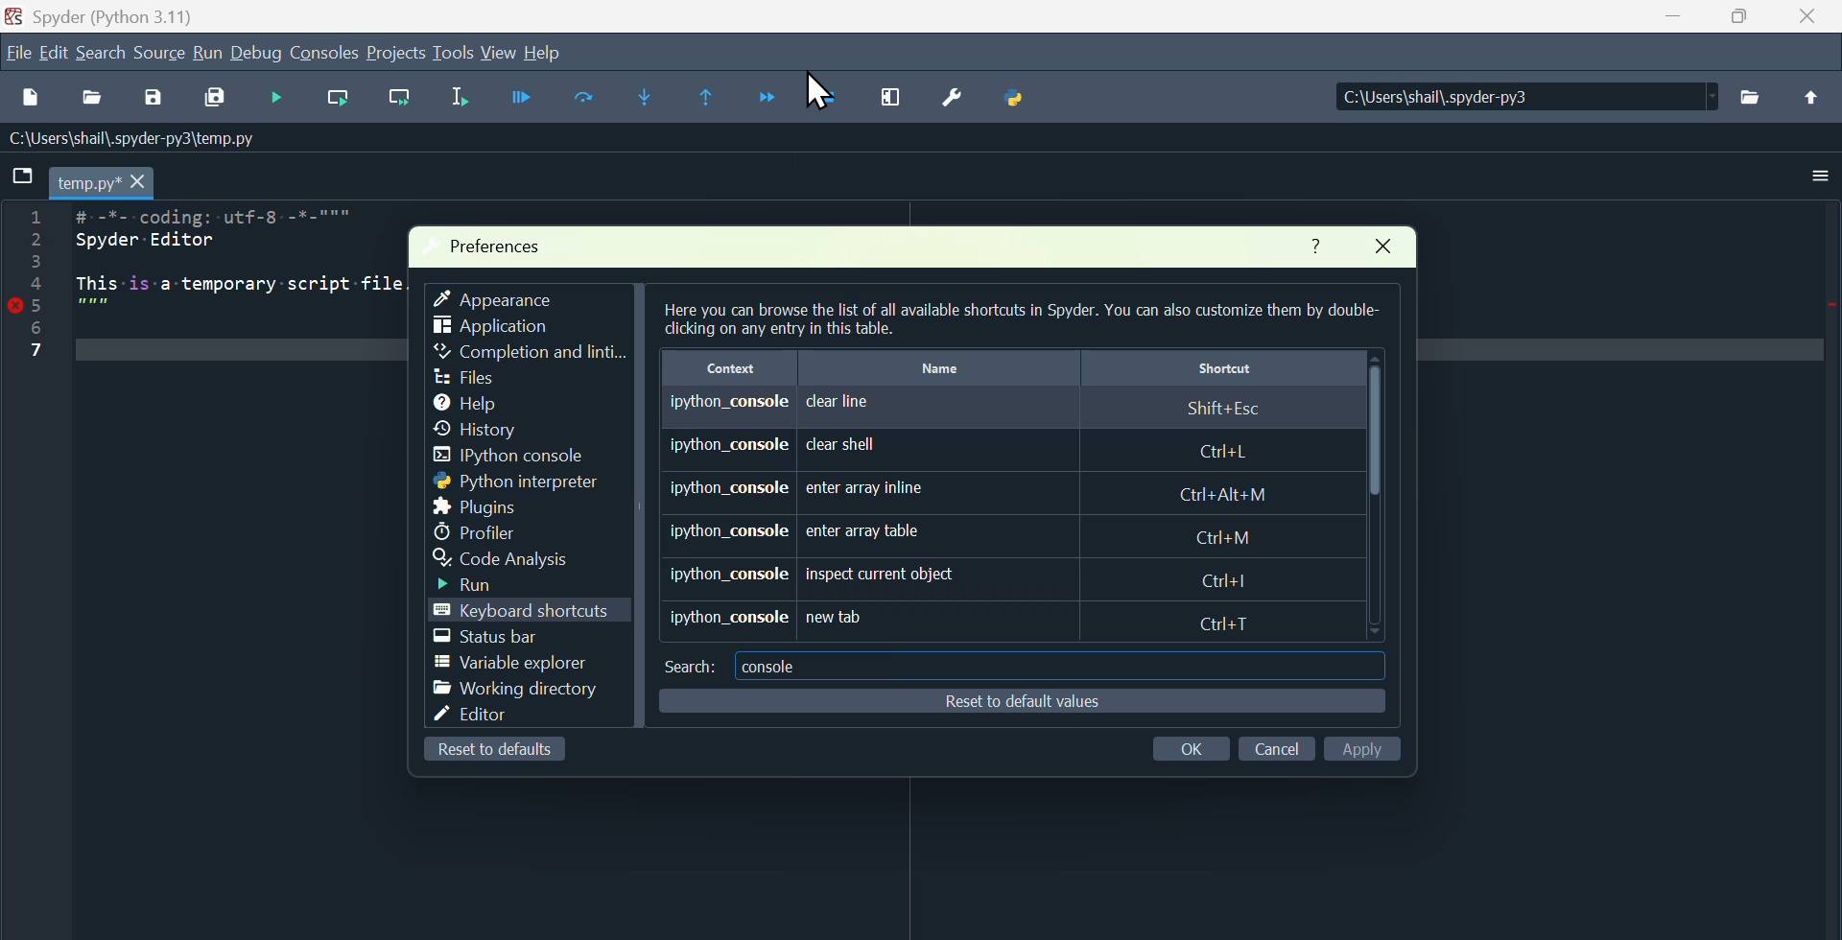 The image size is (1842, 940). I want to click on Python path manager, so click(1031, 100).